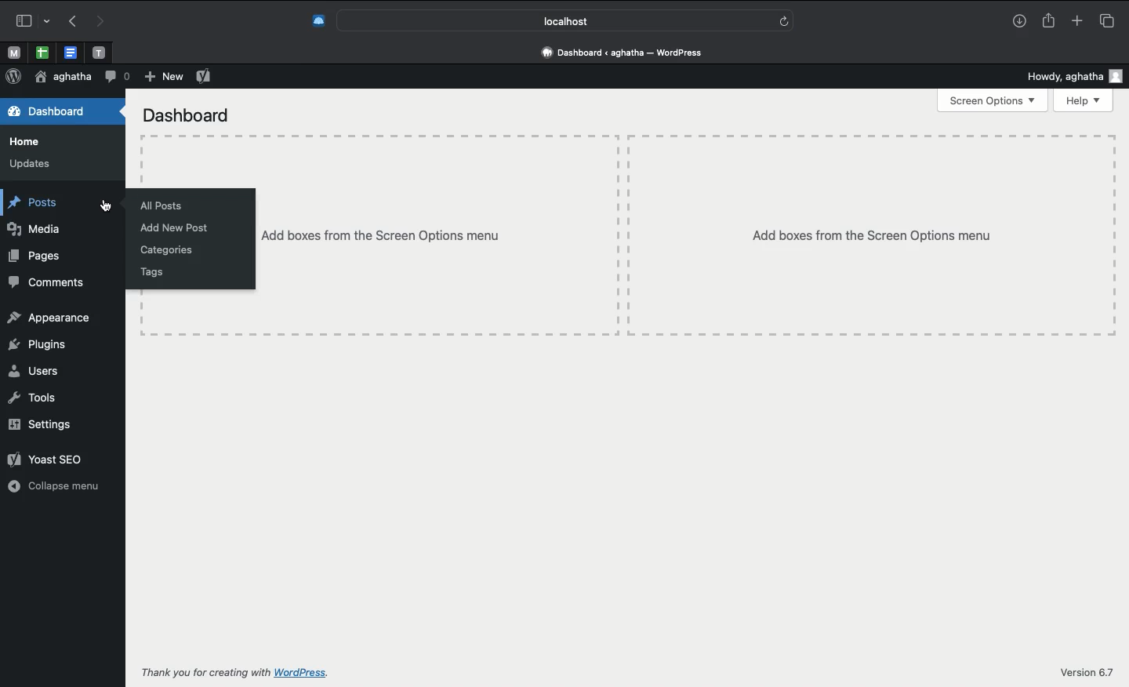 This screenshot has width=1129, height=687. I want to click on Help, so click(1084, 103).